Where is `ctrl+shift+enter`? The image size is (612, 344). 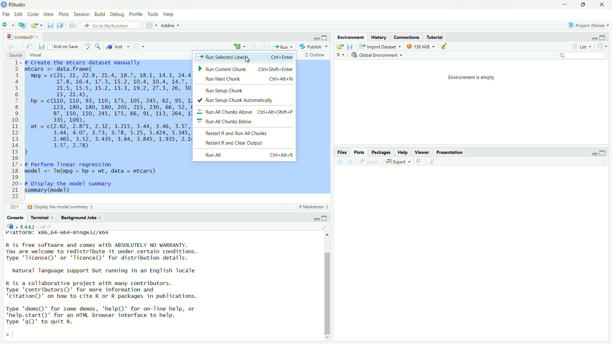
ctrl+shift+enter is located at coordinates (275, 69).